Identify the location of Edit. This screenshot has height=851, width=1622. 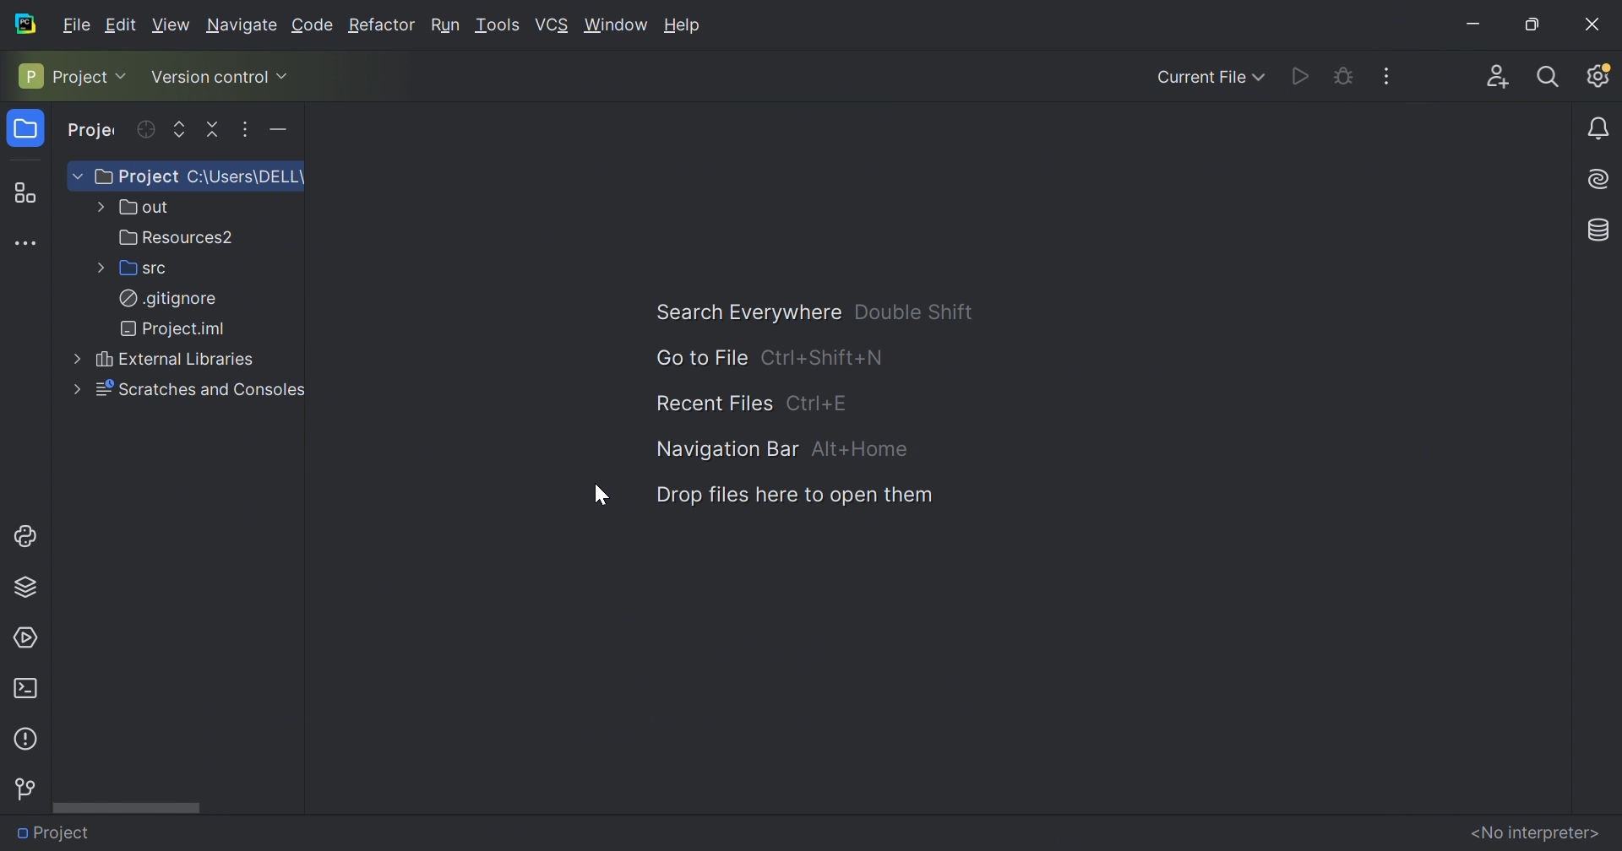
(124, 24).